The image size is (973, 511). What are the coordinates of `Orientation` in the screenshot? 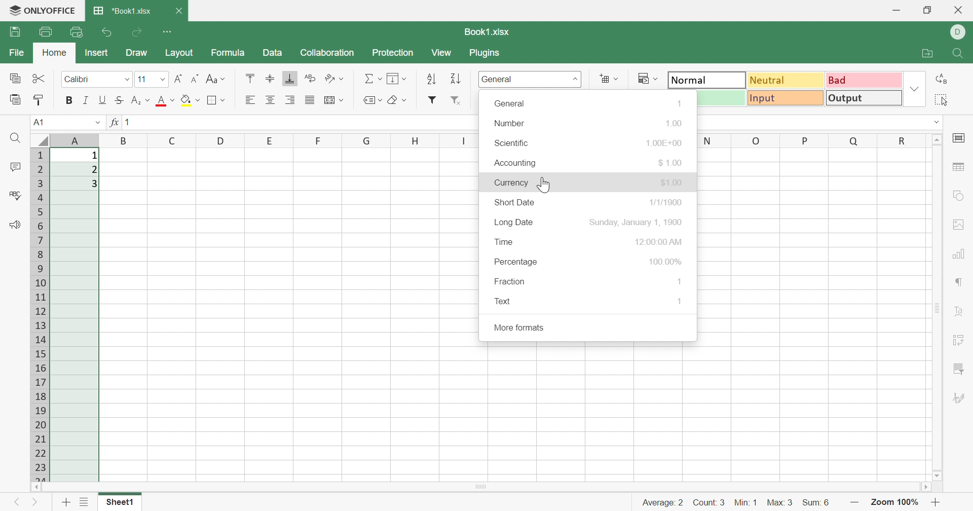 It's located at (334, 79).